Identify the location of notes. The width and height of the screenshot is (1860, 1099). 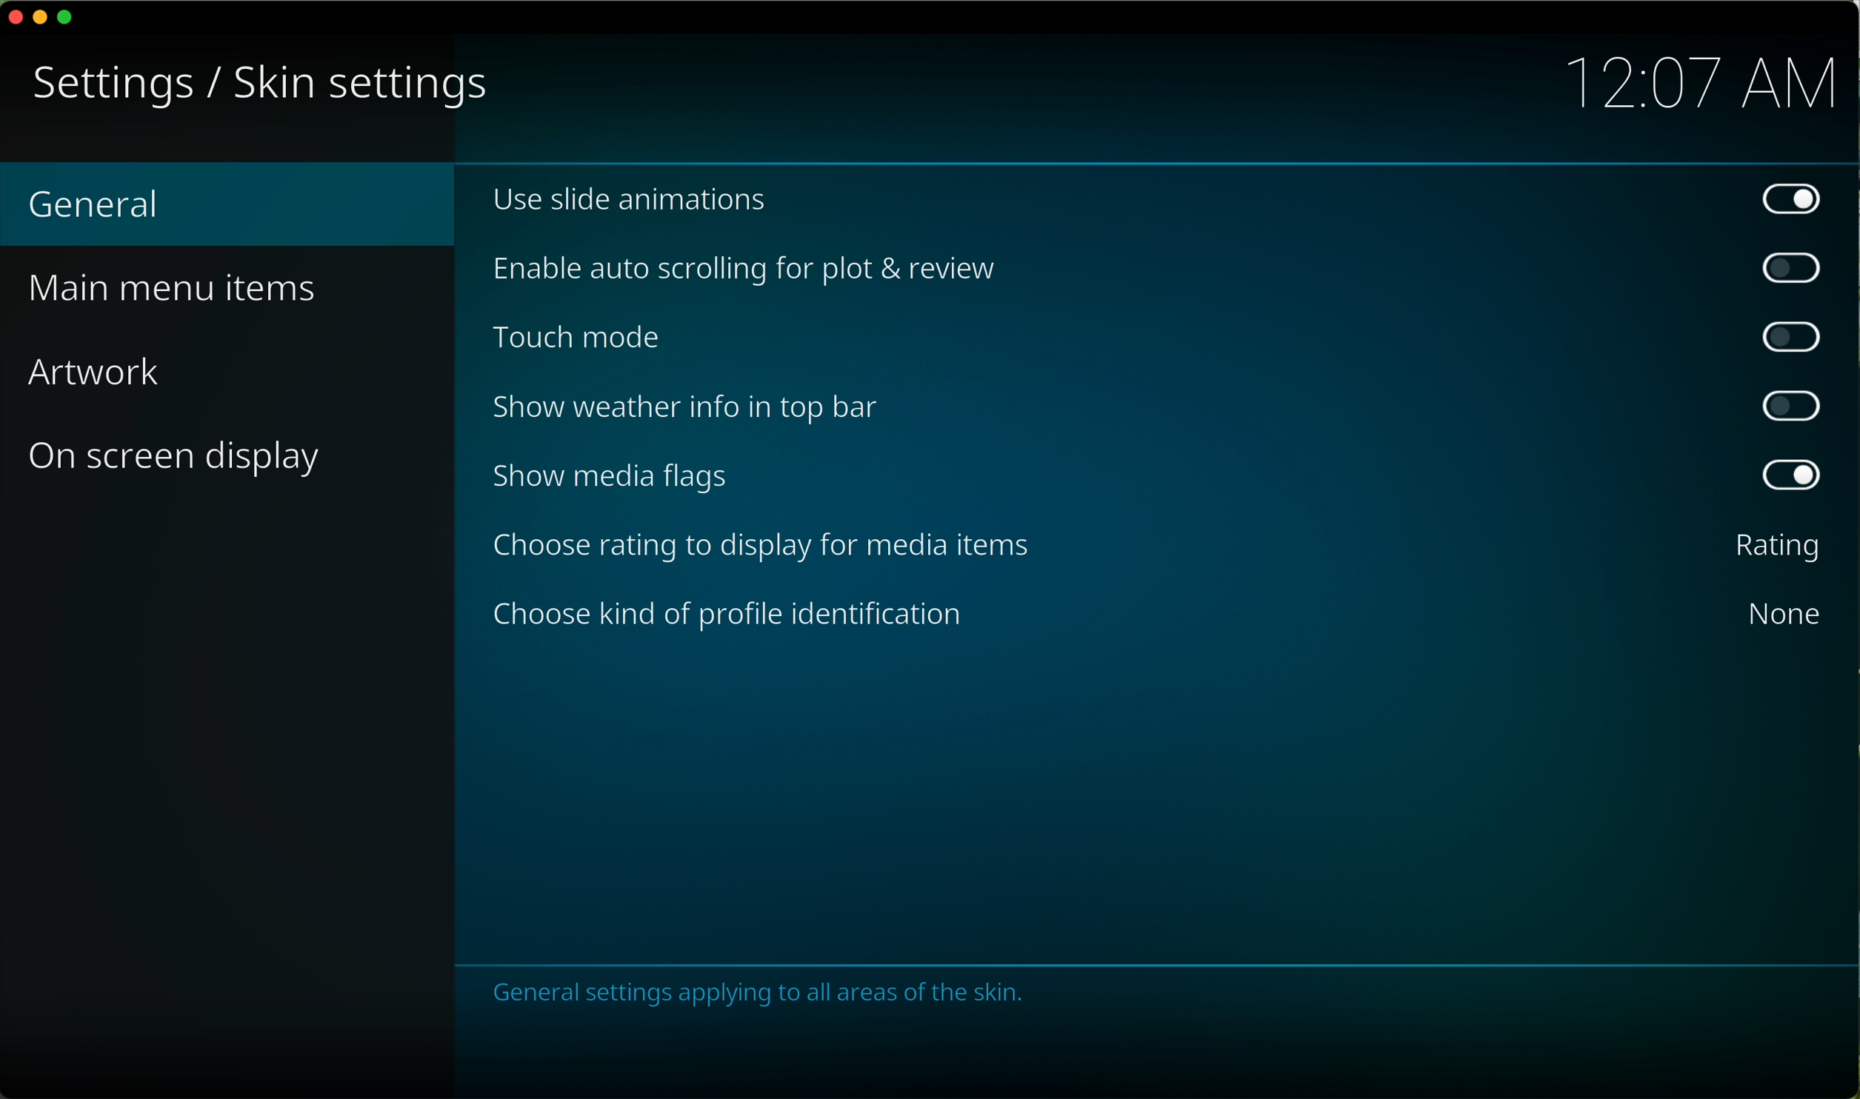
(760, 995).